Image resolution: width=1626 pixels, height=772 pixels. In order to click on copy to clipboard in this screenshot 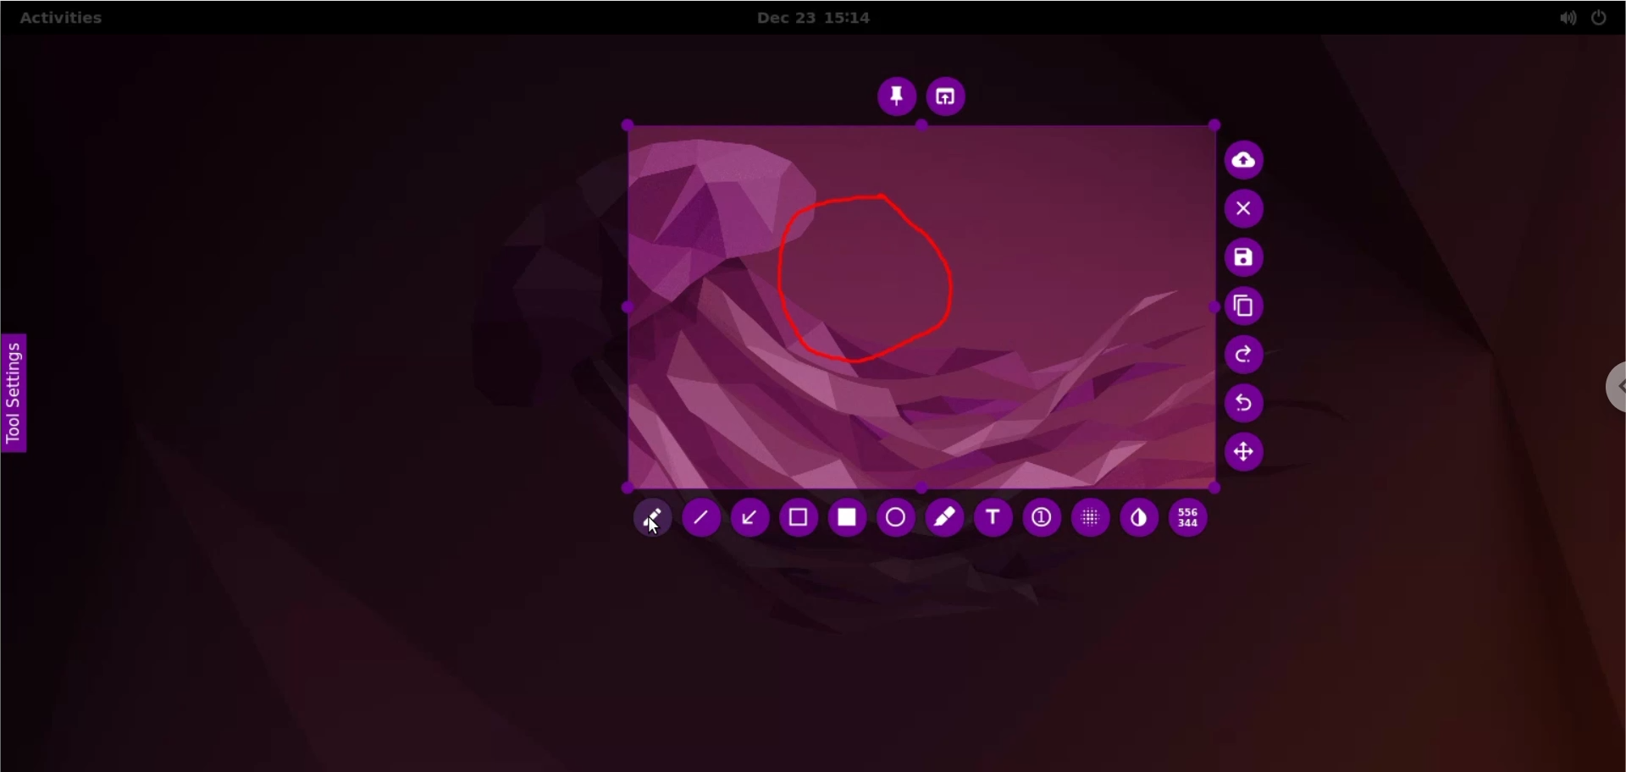, I will do `click(1252, 307)`.